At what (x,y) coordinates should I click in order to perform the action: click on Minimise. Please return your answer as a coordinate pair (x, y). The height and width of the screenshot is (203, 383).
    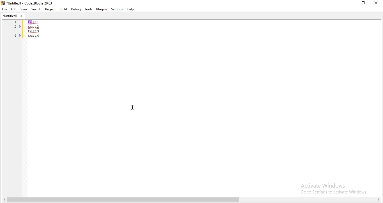
    Looking at the image, I should click on (350, 4).